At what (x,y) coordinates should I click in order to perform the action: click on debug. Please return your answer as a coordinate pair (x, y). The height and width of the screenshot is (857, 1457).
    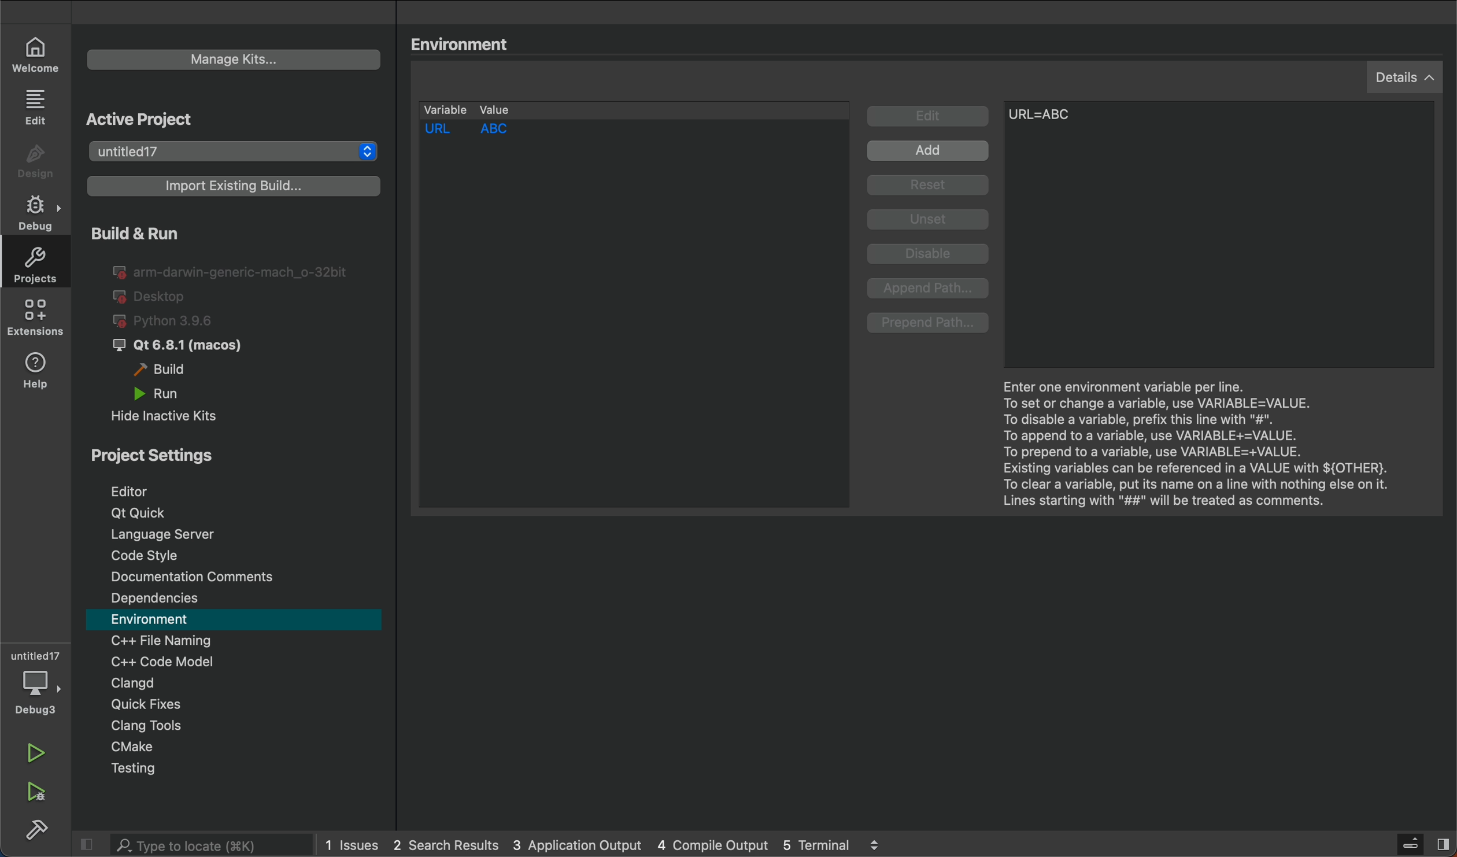
    Looking at the image, I should click on (39, 209).